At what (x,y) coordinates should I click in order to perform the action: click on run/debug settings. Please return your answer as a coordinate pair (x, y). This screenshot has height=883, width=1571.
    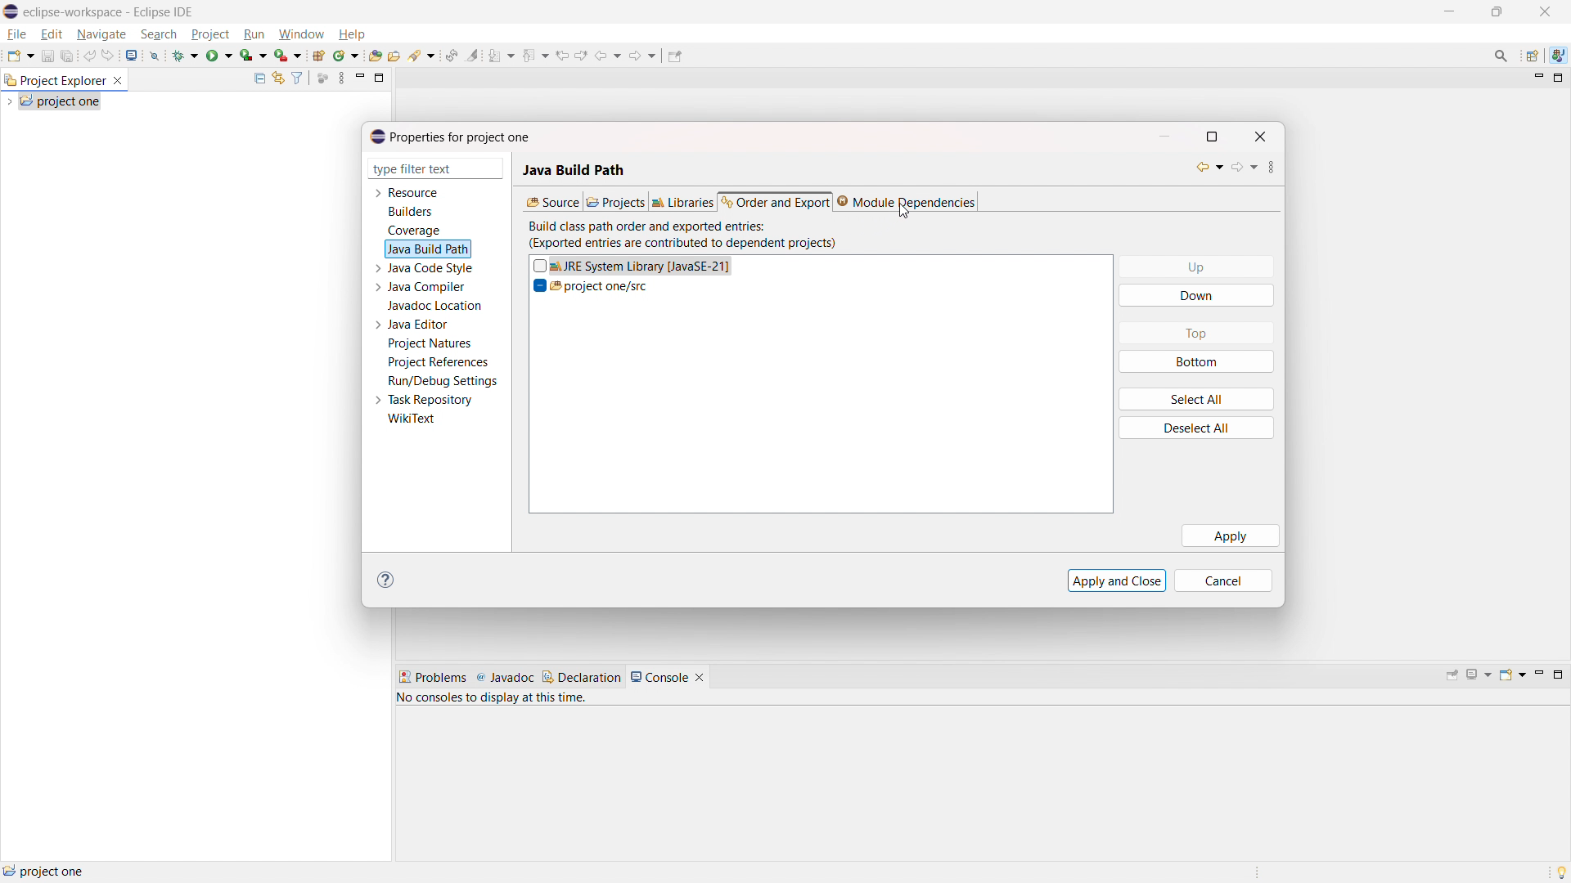
    Looking at the image, I should click on (443, 381).